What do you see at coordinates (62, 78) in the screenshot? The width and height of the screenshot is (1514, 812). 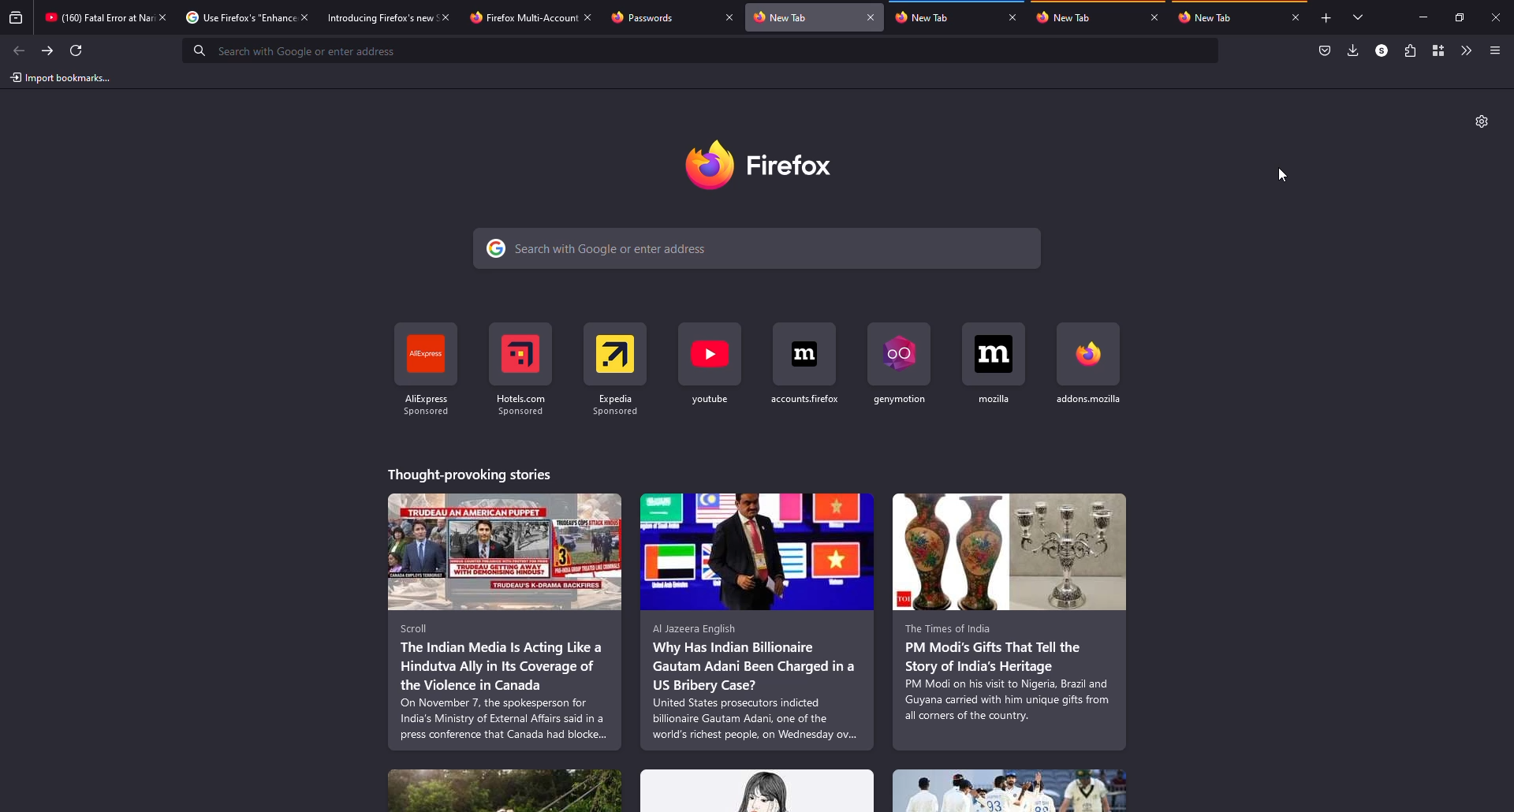 I see `import` at bounding box center [62, 78].